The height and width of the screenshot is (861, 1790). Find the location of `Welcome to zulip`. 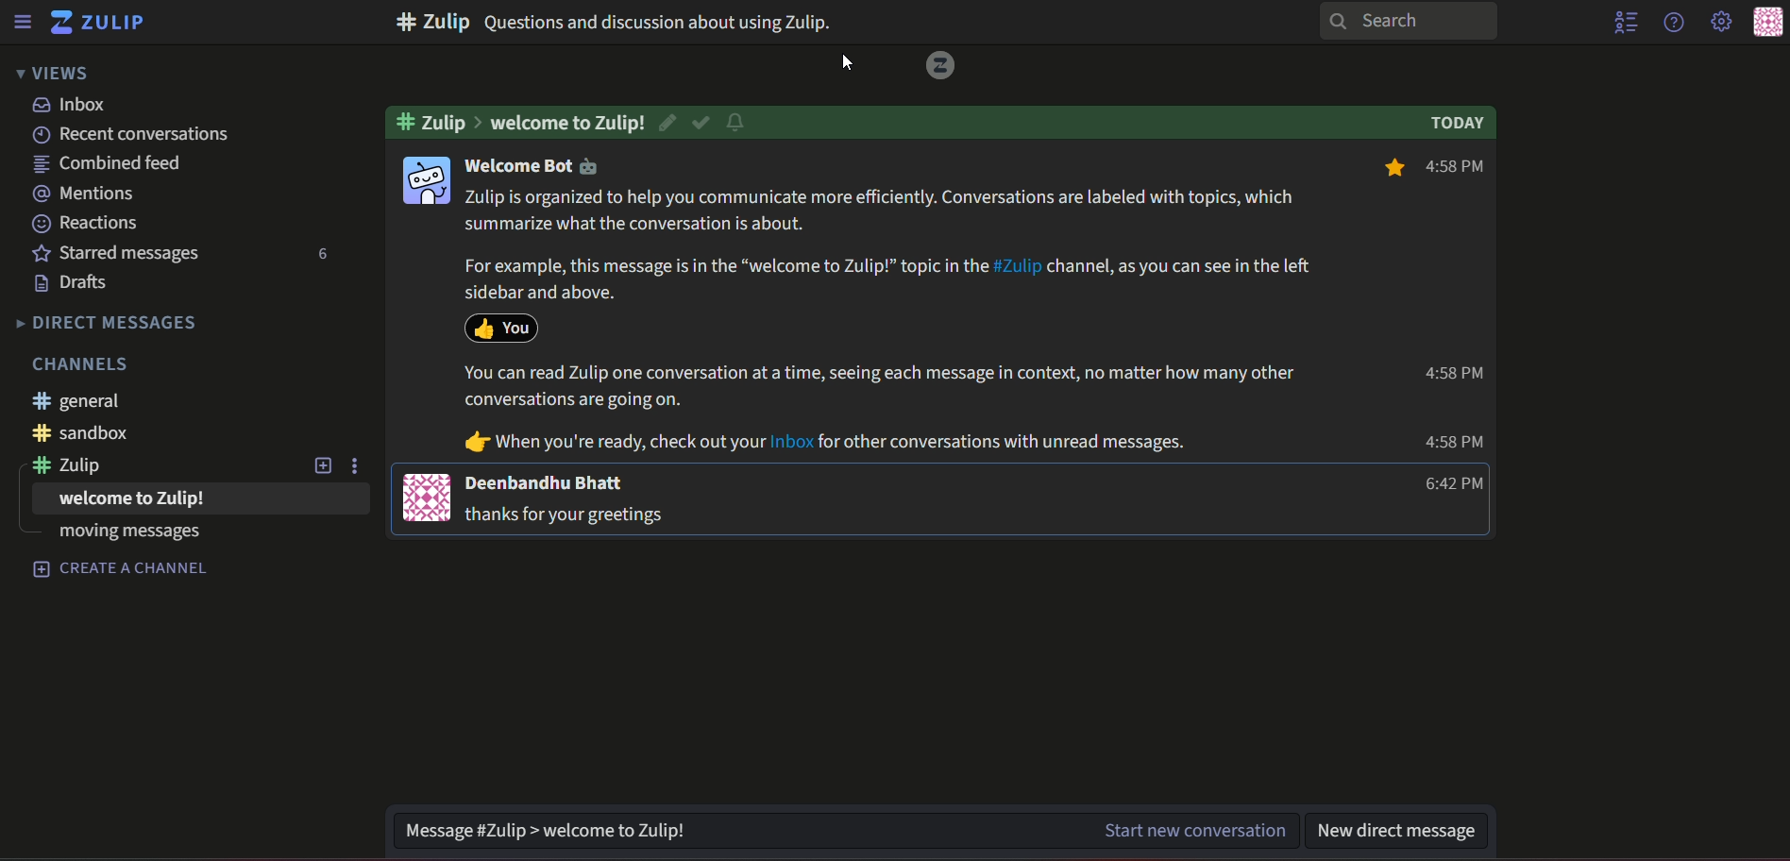

Welcome to zulip is located at coordinates (132, 498).